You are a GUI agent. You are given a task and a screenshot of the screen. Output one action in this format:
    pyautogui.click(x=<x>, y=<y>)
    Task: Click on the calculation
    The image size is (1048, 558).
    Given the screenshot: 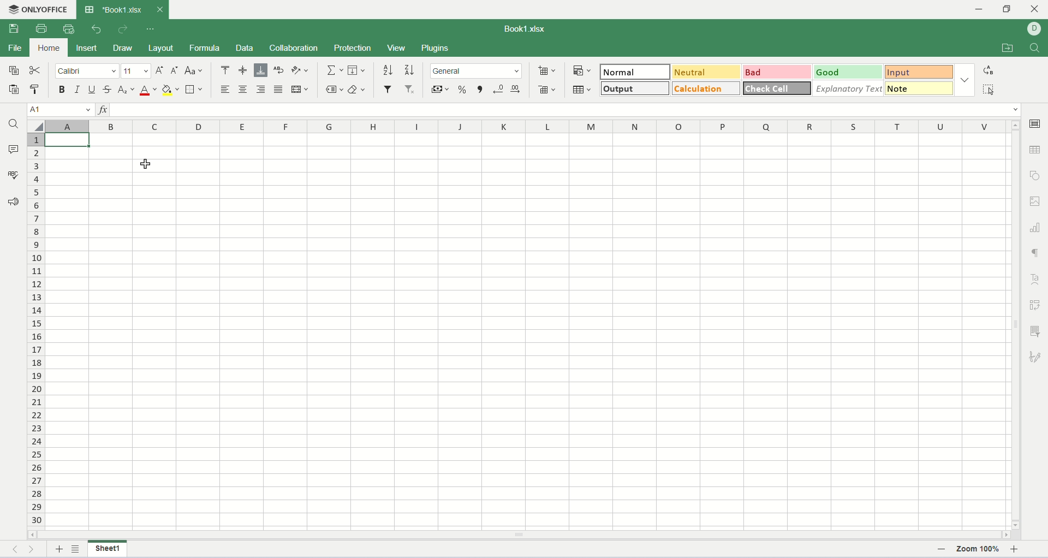 What is the action you would take?
    pyautogui.click(x=708, y=88)
    